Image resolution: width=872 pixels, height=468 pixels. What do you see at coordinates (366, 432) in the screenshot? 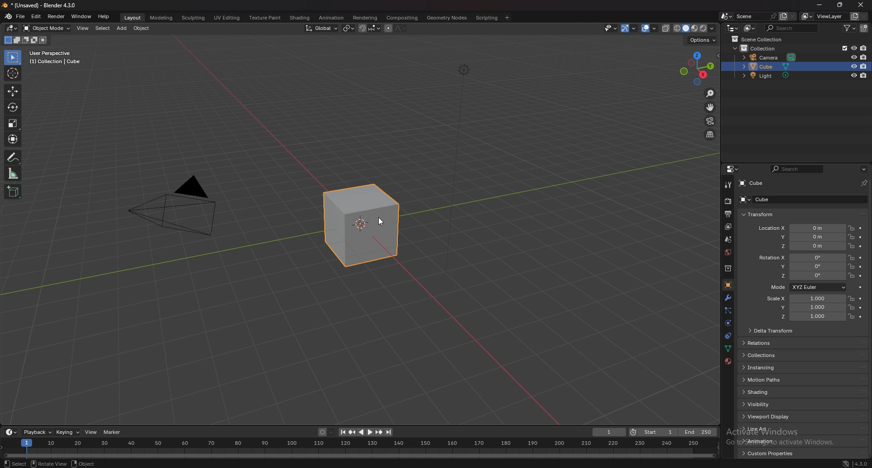
I see `play animation` at bounding box center [366, 432].